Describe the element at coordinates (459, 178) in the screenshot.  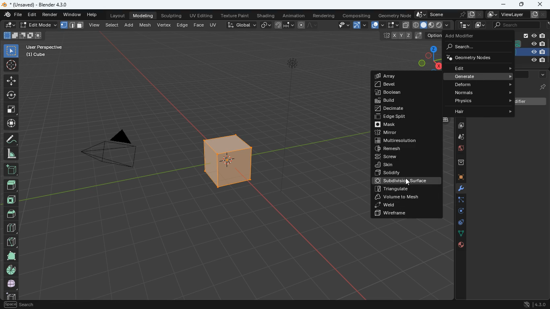
I see `cube` at that location.